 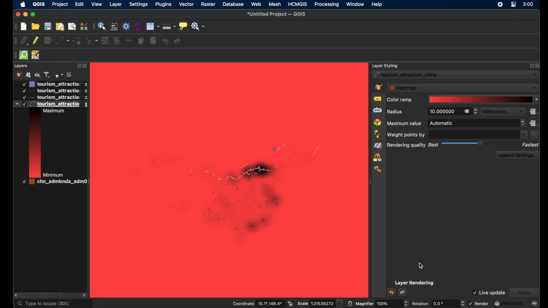 I want to click on vertex tool, so click(x=92, y=40).